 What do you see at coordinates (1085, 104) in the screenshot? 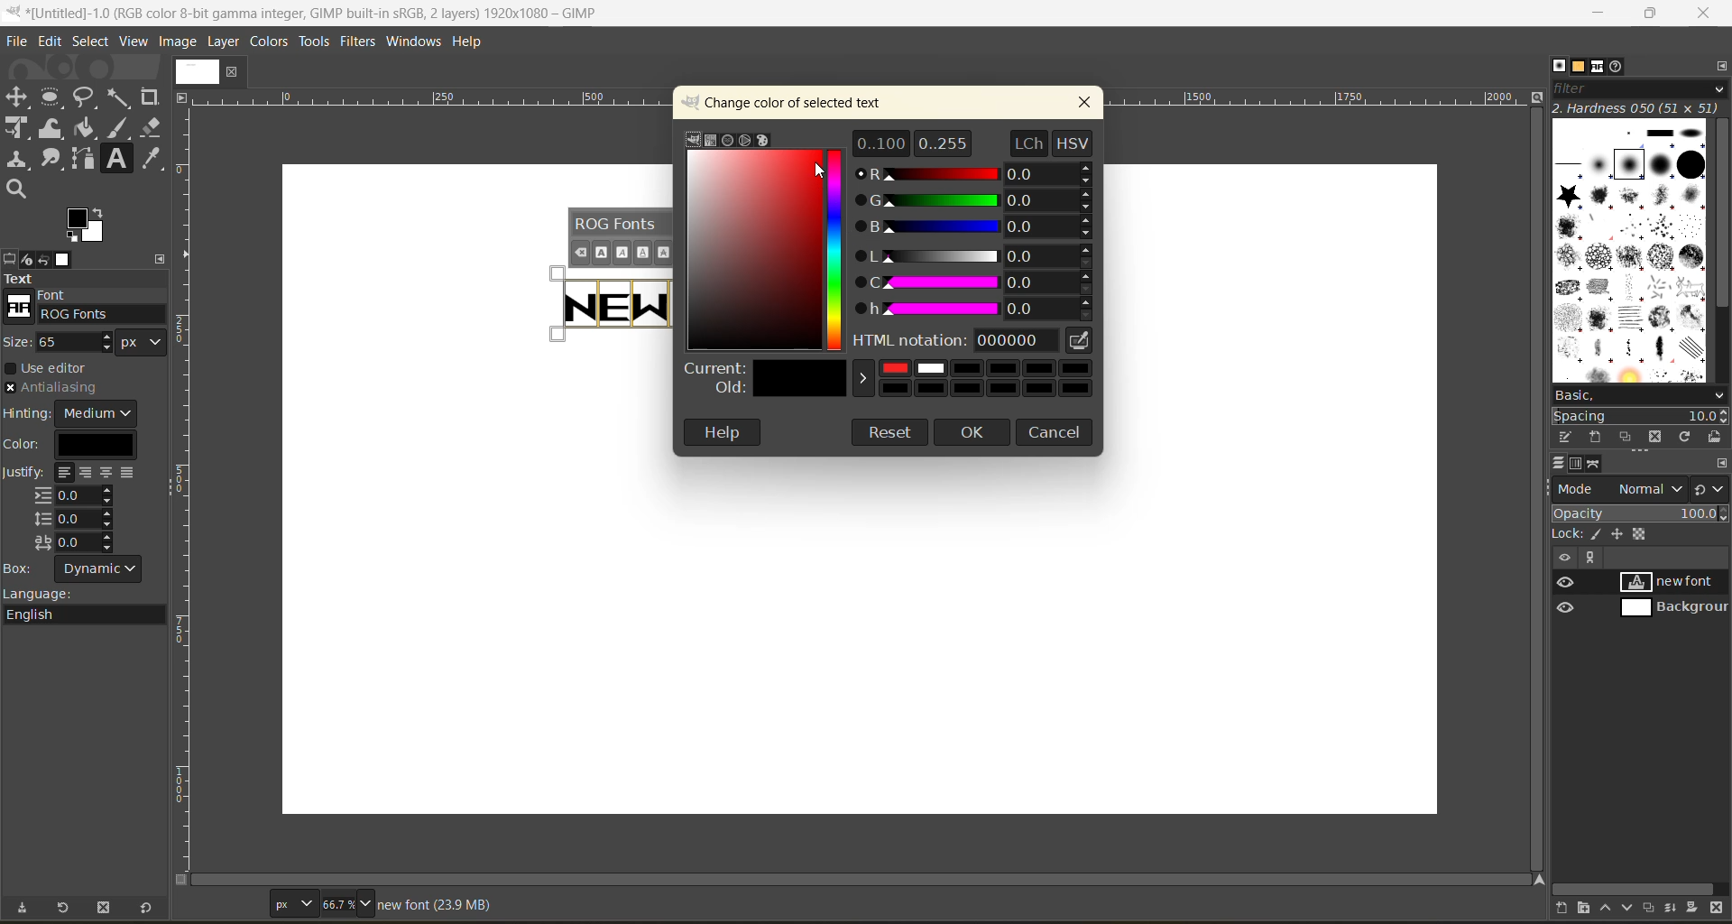
I see `close` at bounding box center [1085, 104].